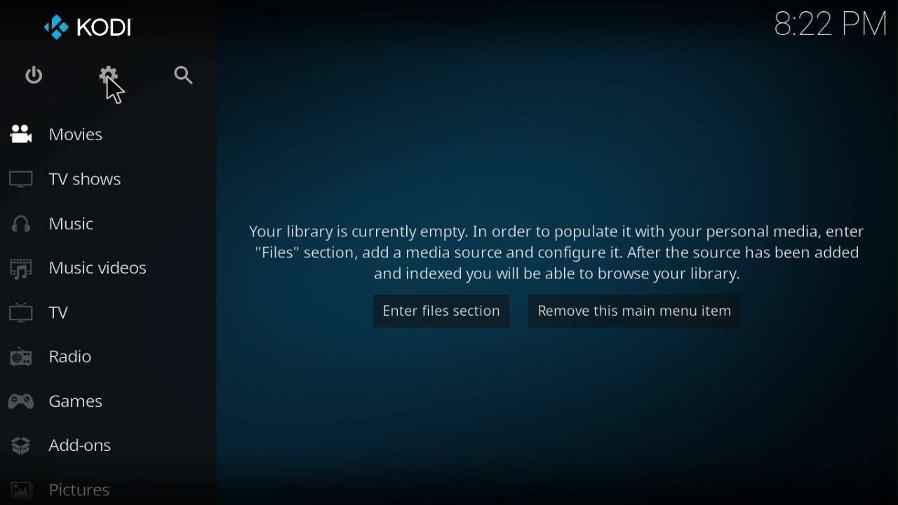  What do you see at coordinates (81, 268) in the screenshot?
I see `music videos` at bounding box center [81, 268].